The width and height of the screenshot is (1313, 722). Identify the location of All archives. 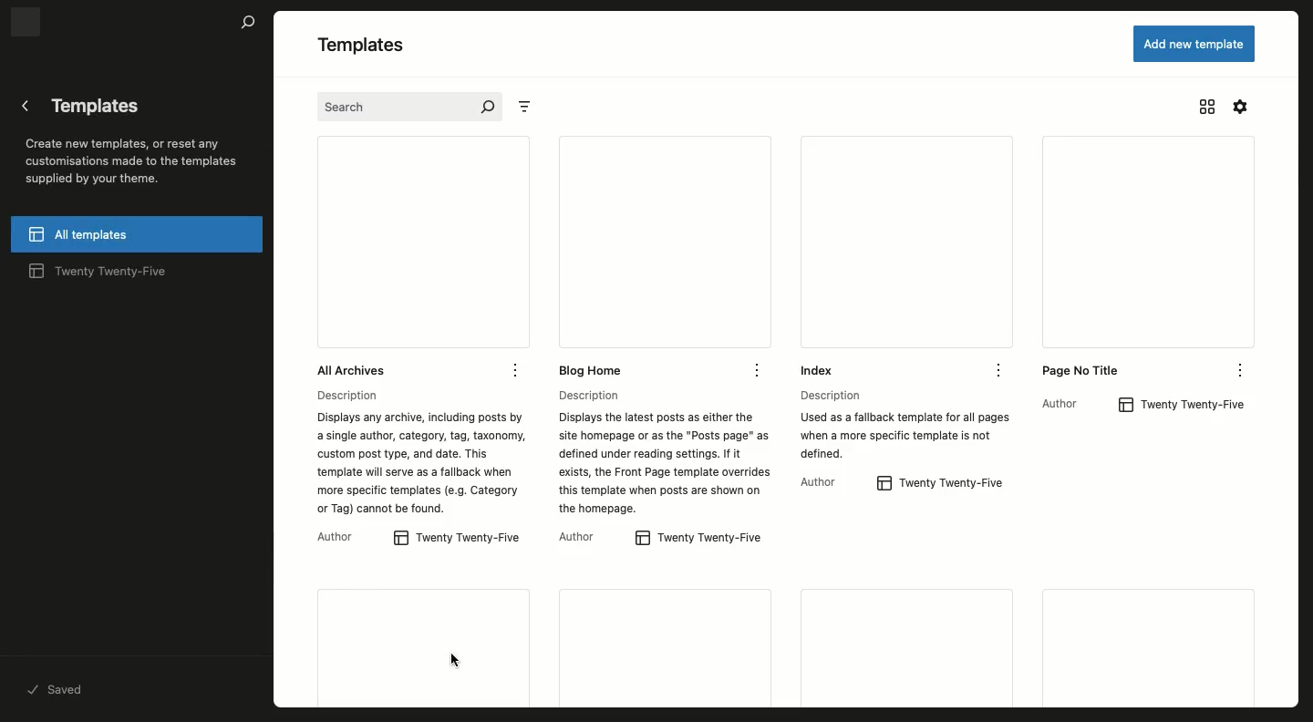
(357, 371).